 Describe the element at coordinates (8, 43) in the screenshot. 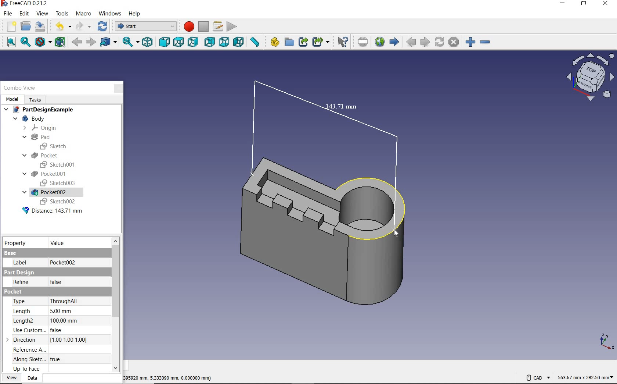

I see `fit all` at that location.